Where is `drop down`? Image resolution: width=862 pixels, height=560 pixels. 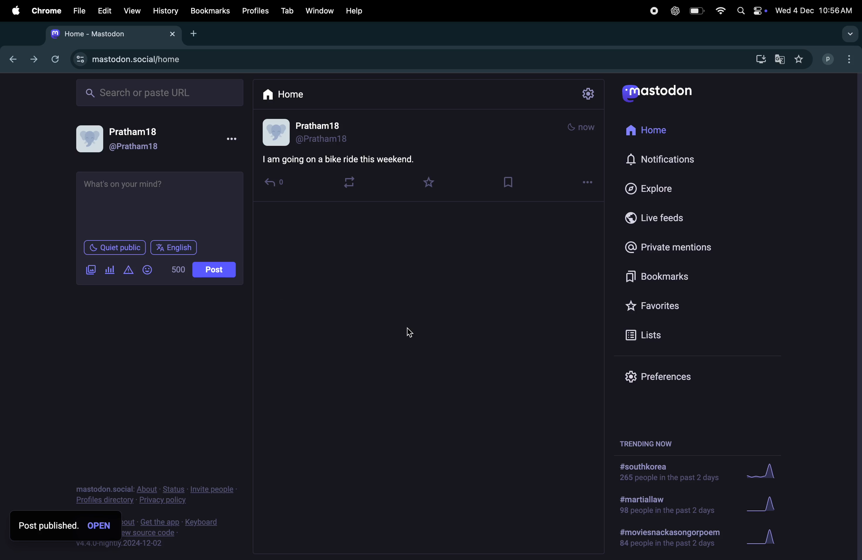
drop down is located at coordinates (848, 34).